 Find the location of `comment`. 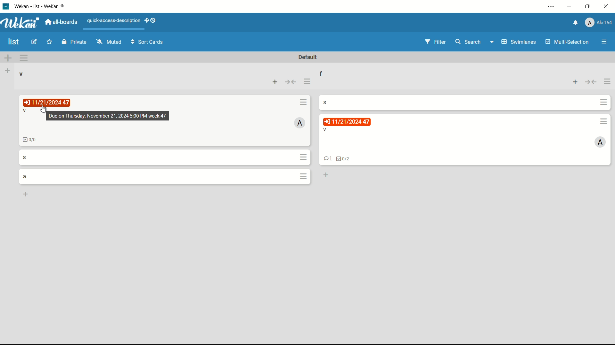

comment is located at coordinates (326, 159).